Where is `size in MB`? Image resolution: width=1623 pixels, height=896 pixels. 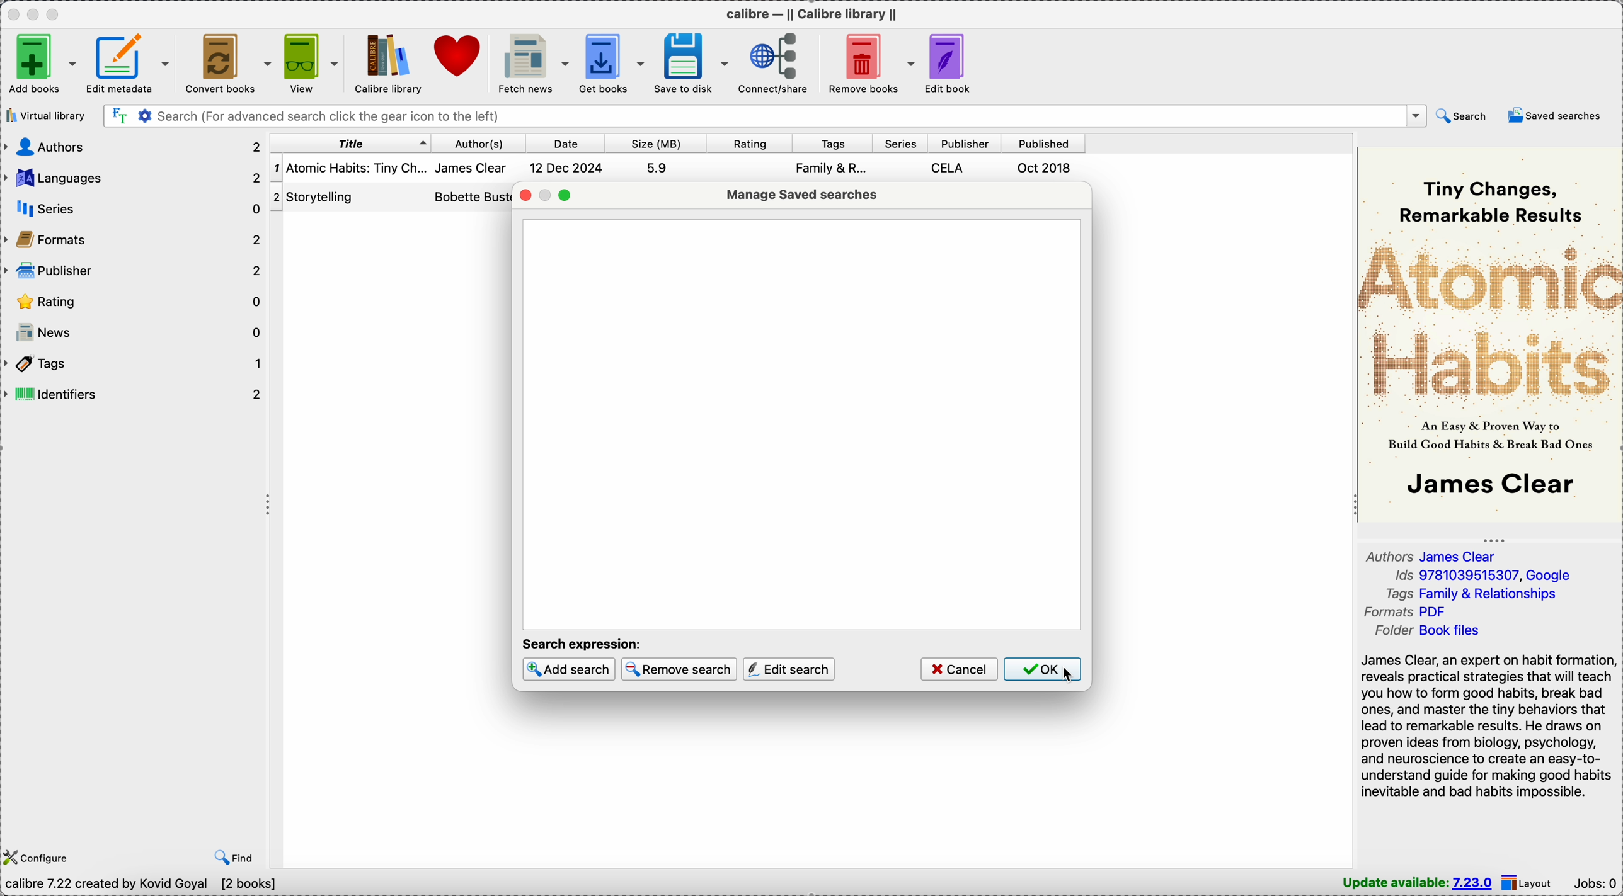 size in MB is located at coordinates (657, 166).